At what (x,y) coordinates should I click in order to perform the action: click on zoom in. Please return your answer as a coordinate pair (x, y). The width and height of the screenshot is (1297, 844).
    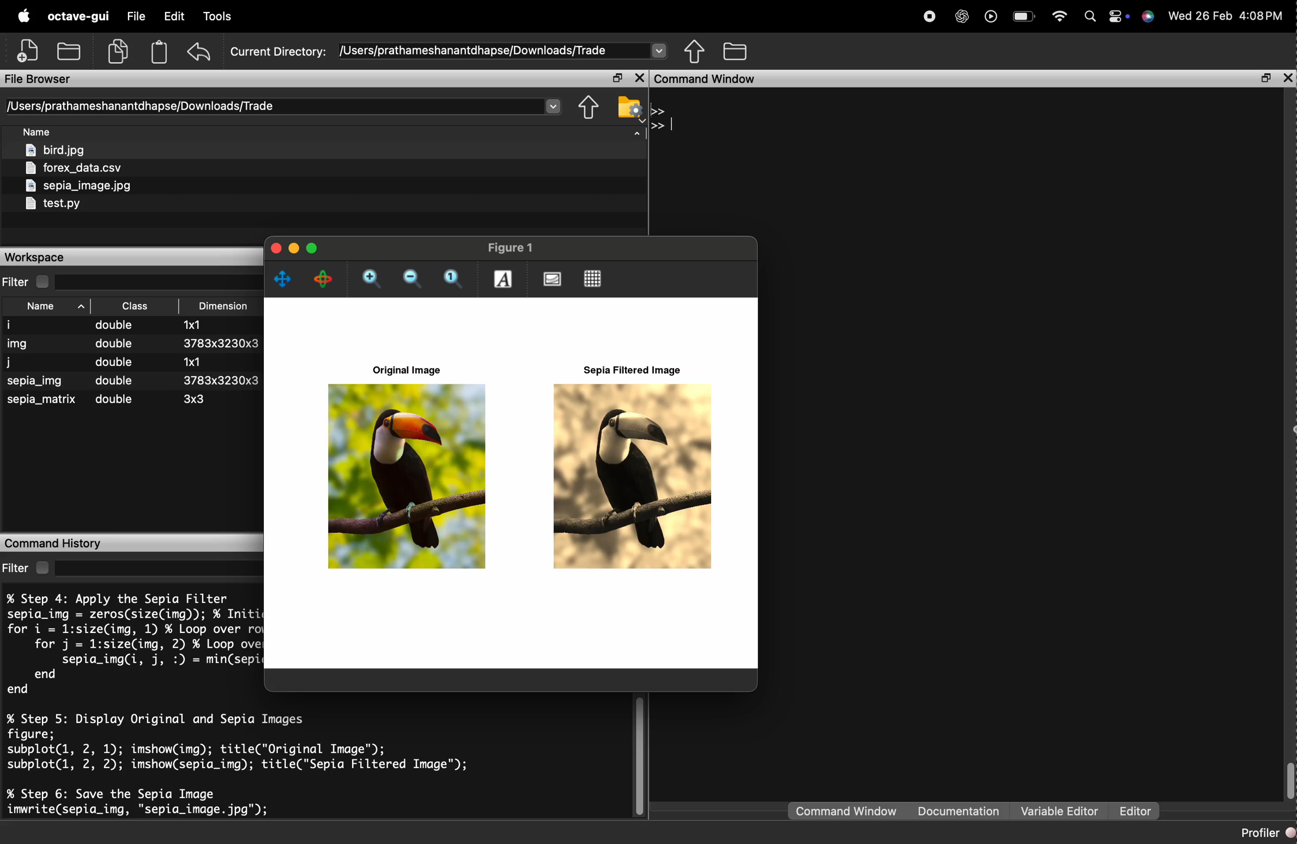
    Looking at the image, I should click on (375, 279).